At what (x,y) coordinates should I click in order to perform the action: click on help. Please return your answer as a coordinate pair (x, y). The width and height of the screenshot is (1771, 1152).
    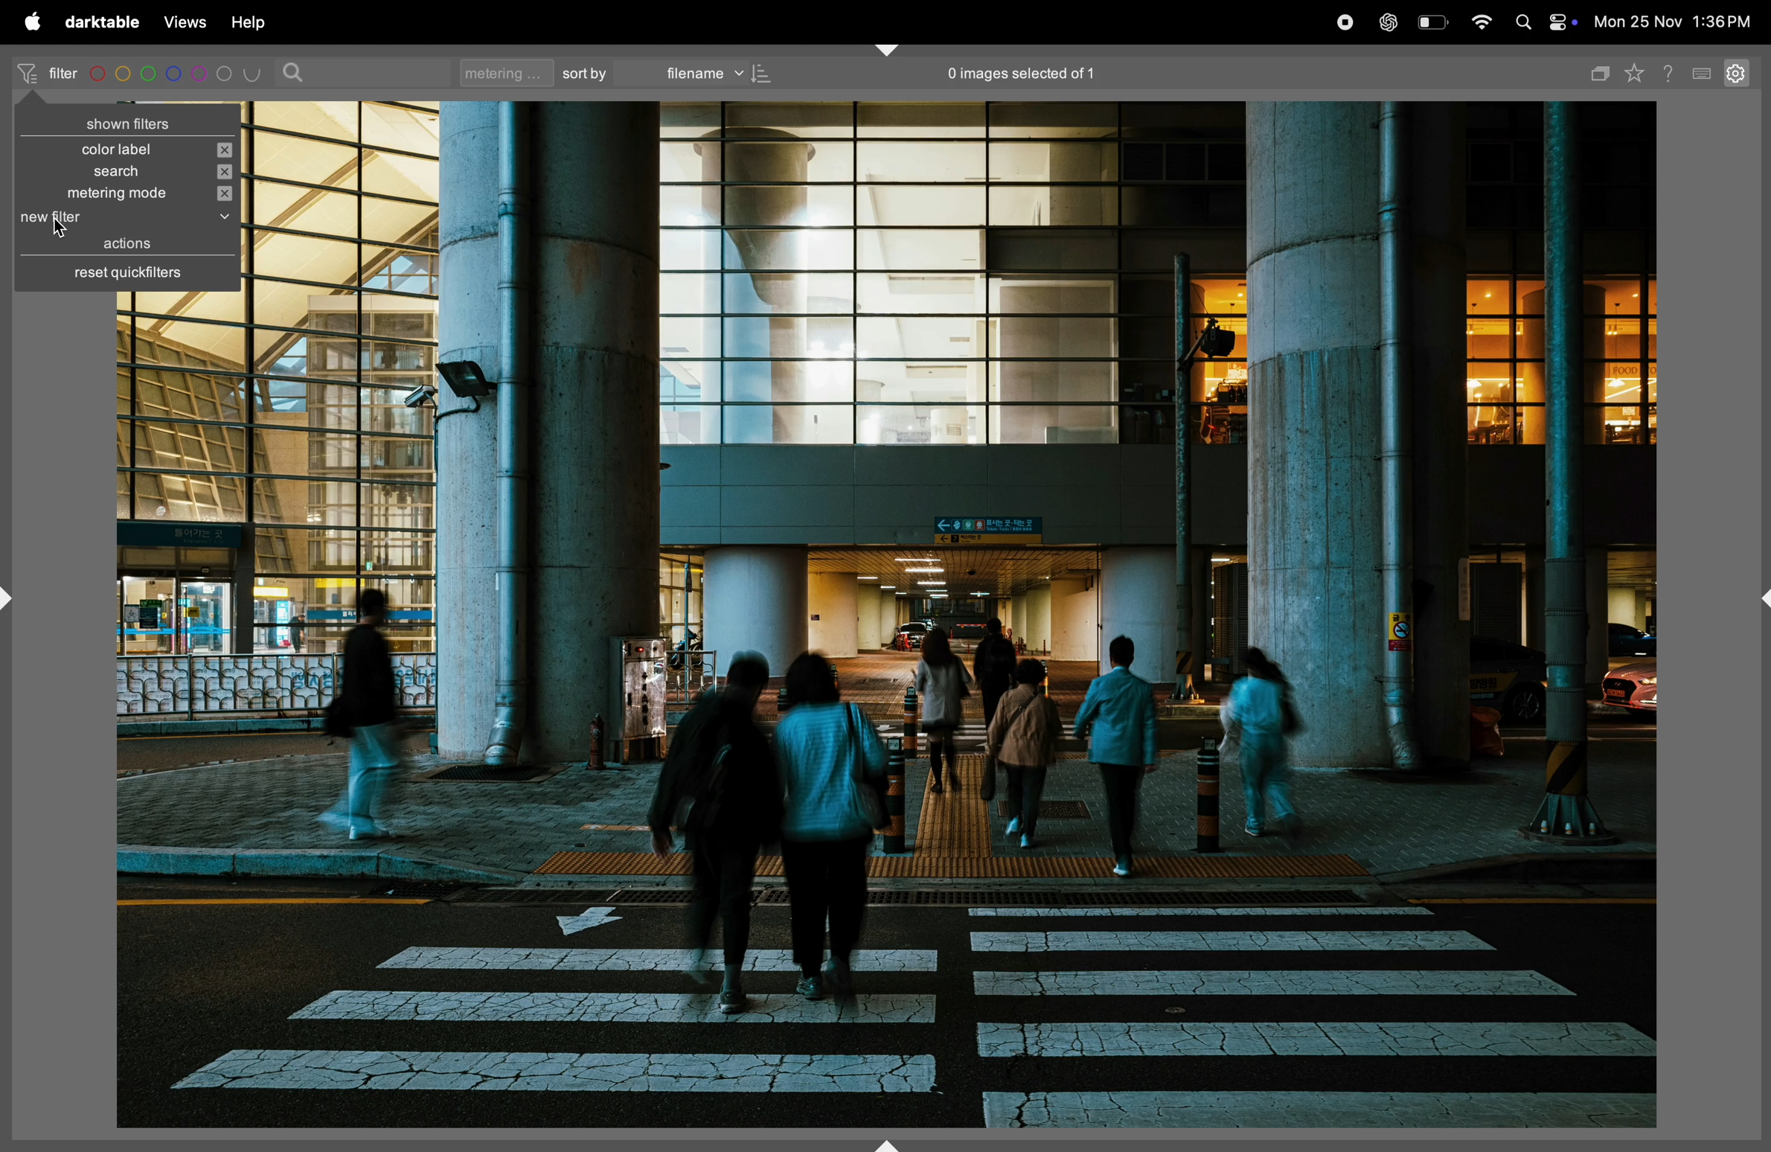
    Looking at the image, I should click on (1673, 71).